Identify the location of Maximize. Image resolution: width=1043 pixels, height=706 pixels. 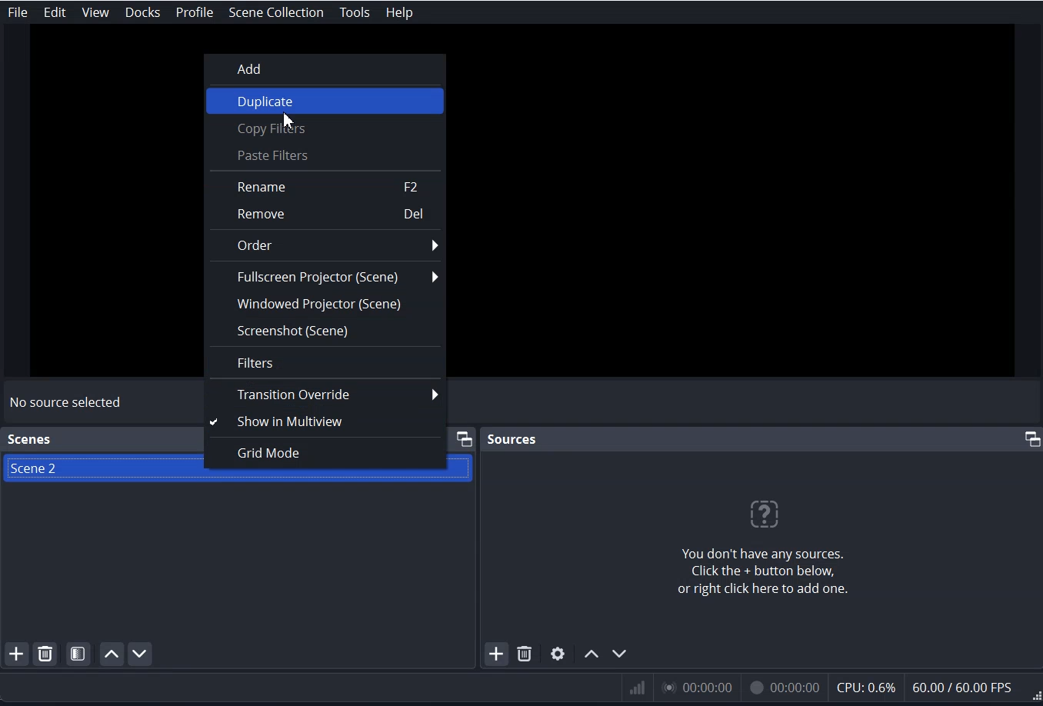
(1031, 439).